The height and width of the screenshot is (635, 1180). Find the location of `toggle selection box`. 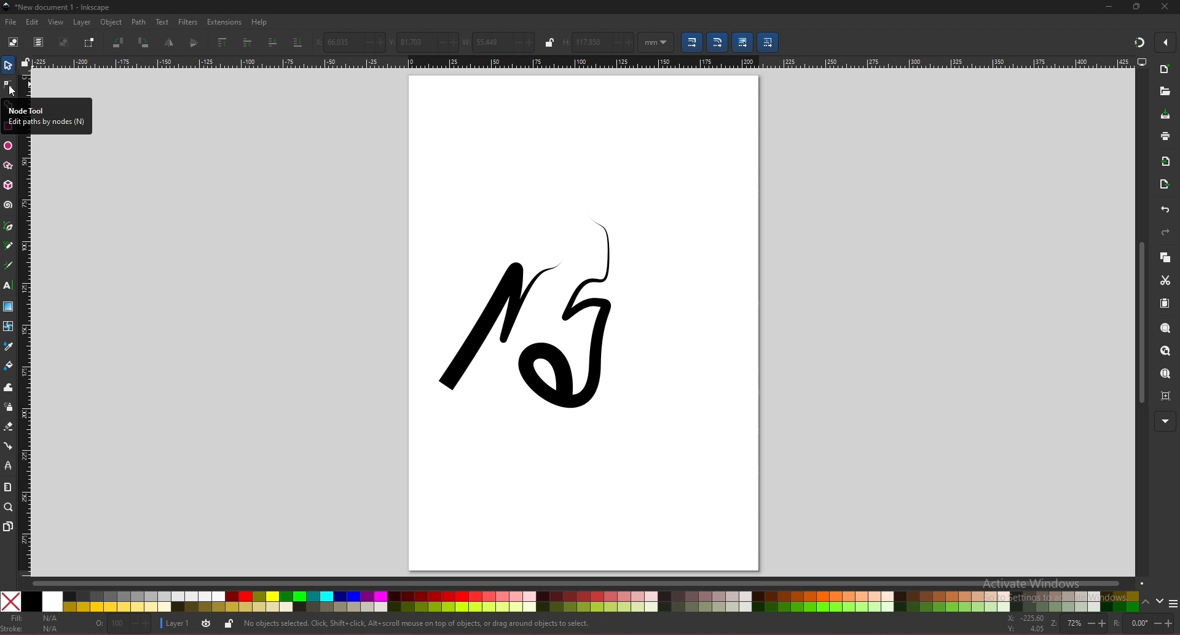

toggle selection box is located at coordinates (90, 42).